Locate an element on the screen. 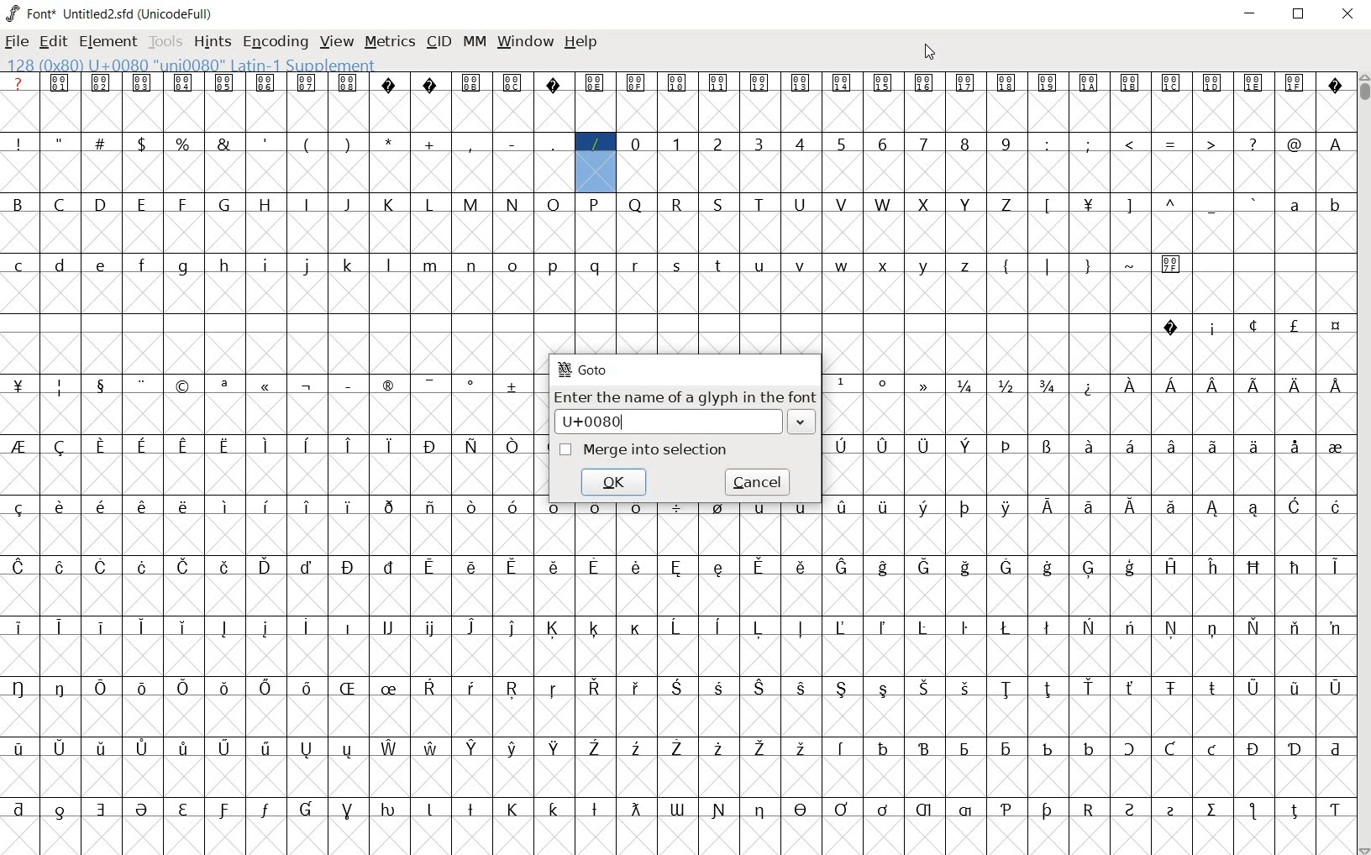  glyph is located at coordinates (388, 507).